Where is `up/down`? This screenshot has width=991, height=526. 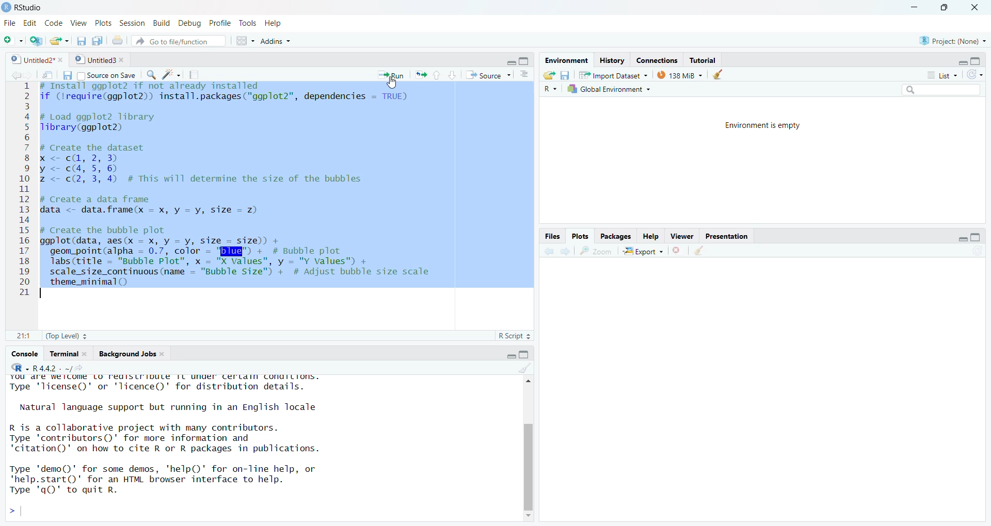
up/down is located at coordinates (442, 75).